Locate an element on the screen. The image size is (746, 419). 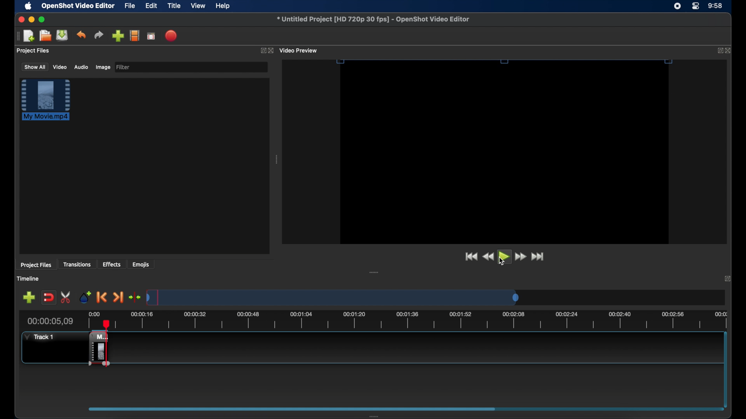
play button highlighted is located at coordinates (505, 257).